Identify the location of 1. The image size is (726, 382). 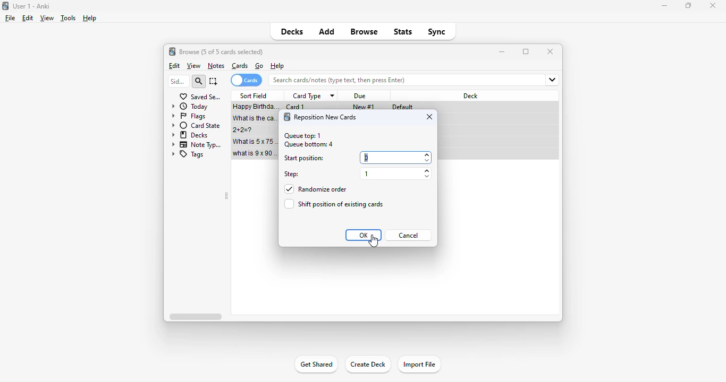
(395, 173).